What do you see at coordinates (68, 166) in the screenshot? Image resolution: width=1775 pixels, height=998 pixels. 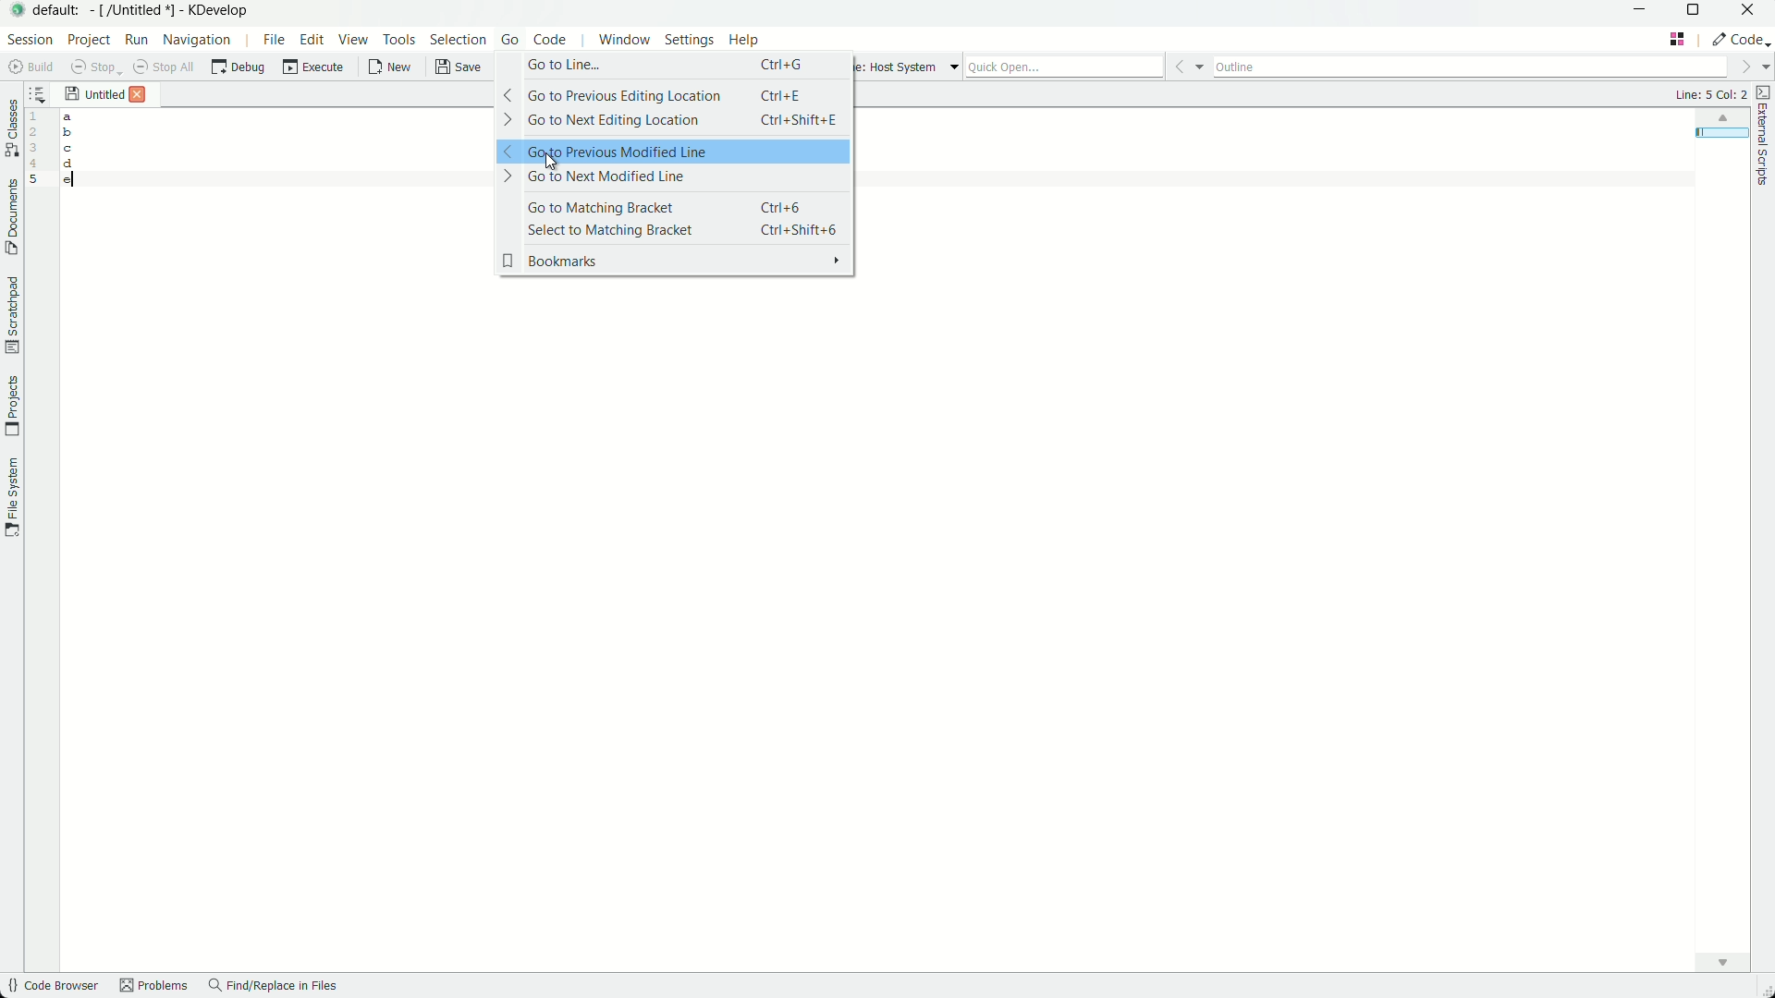 I see `d` at bounding box center [68, 166].